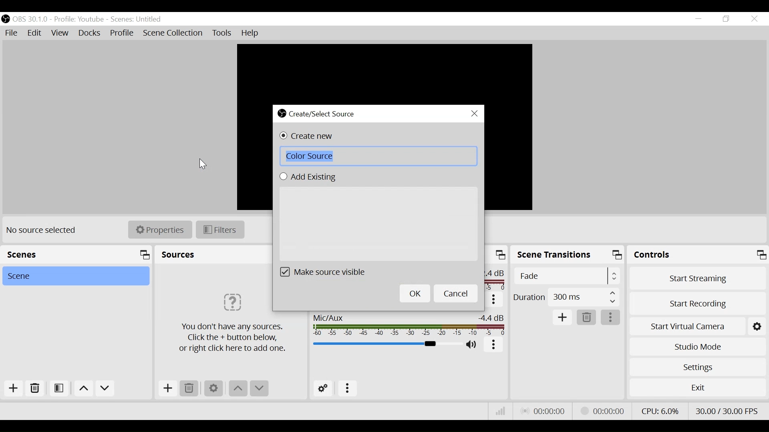 The width and height of the screenshot is (769, 432). Describe the element at coordinates (563, 318) in the screenshot. I see `Add` at that location.